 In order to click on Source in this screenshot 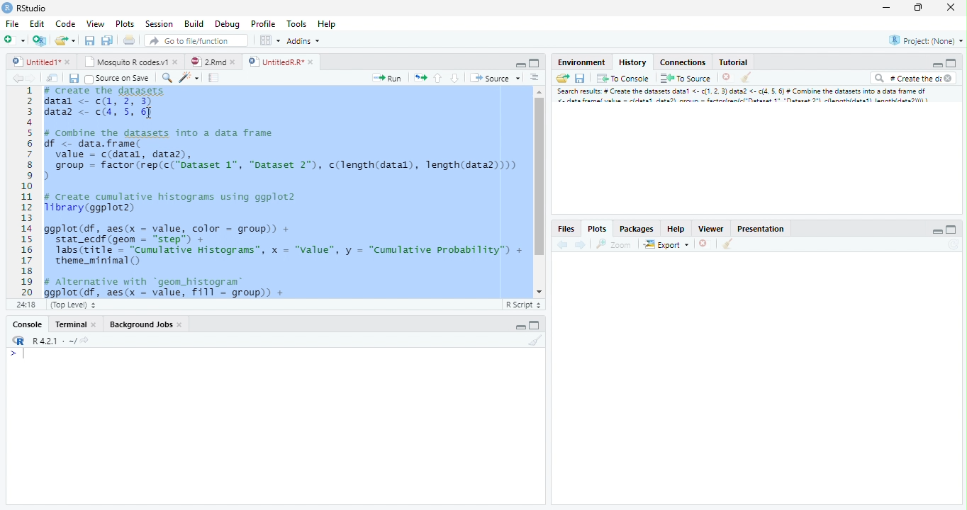, I will do `click(495, 79)`.